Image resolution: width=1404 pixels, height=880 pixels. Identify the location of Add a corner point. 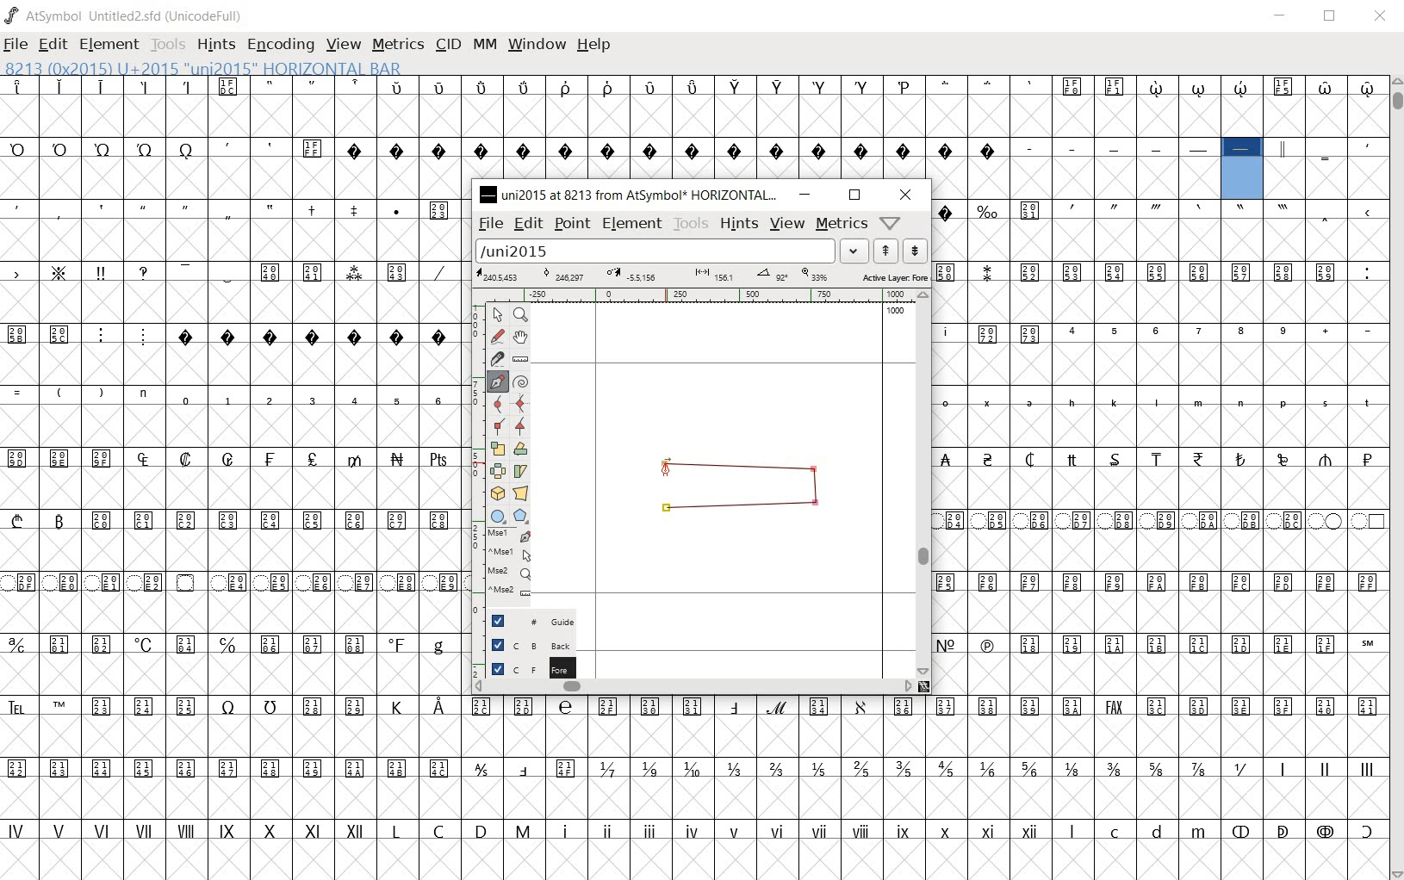
(497, 427).